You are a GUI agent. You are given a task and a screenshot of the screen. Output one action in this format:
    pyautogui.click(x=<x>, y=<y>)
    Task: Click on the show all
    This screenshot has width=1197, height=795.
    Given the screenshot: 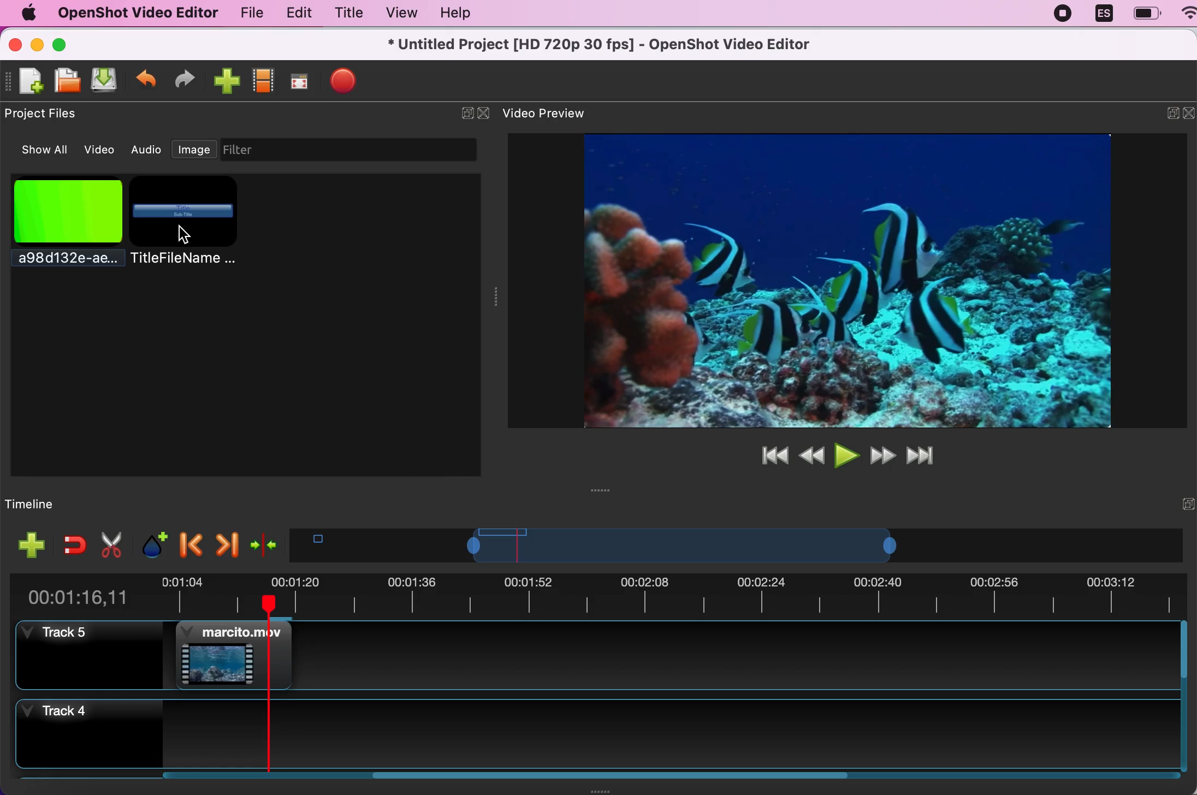 What is the action you would take?
    pyautogui.click(x=39, y=150)
    